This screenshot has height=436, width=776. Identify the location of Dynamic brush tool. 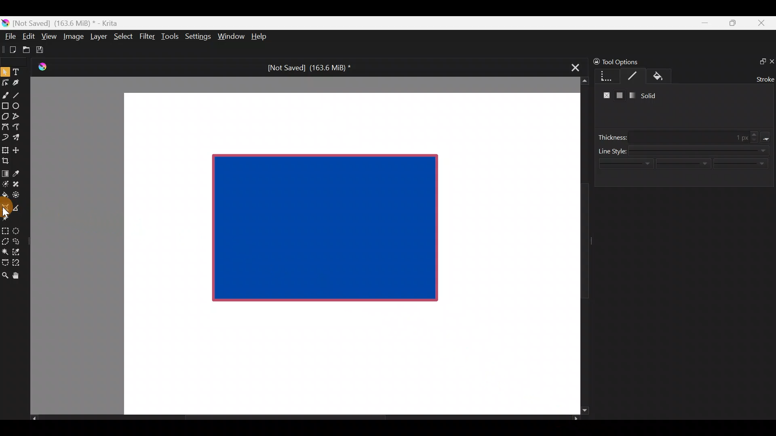
(6, 137).